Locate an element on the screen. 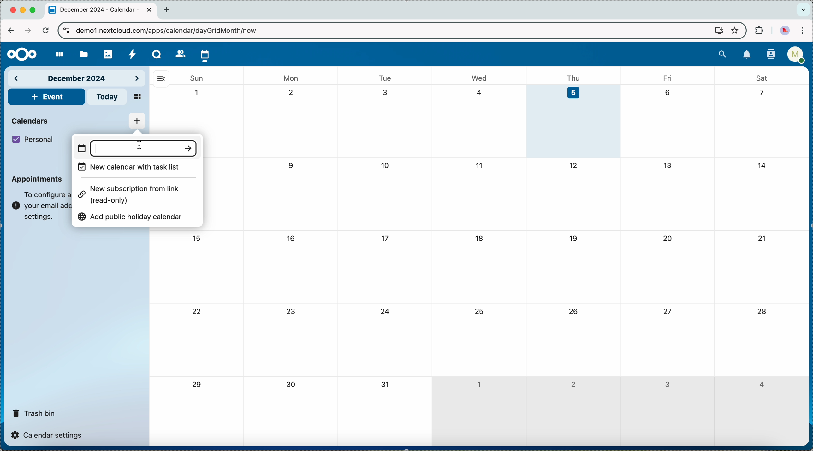 Image resolution: width=813 pixels, height=451 pixels. 22 is located at coordinates (197, 313).